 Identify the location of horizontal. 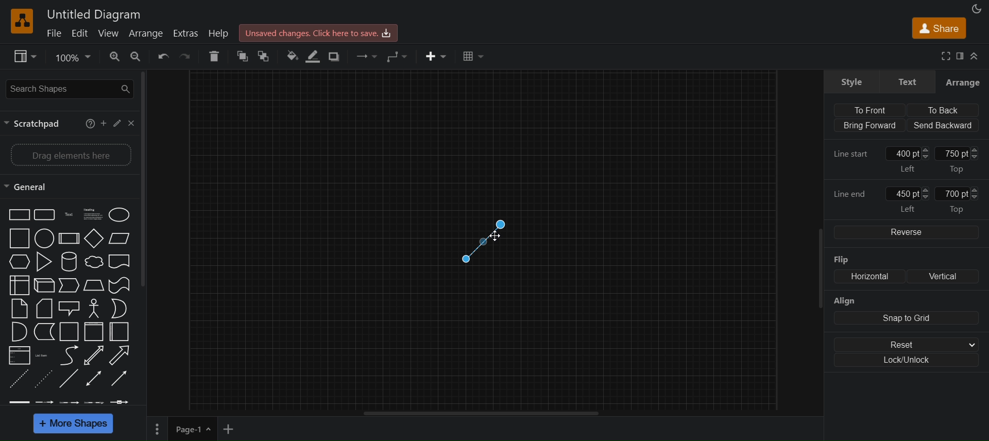
(866, 277).